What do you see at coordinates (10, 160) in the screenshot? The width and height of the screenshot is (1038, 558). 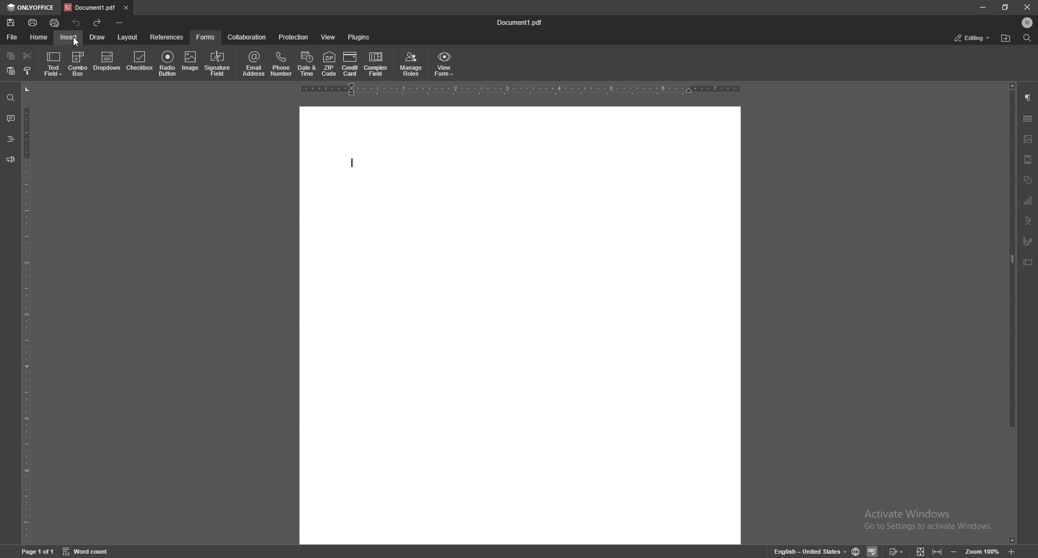 I see `feedback` at bounding box center [10, 160].